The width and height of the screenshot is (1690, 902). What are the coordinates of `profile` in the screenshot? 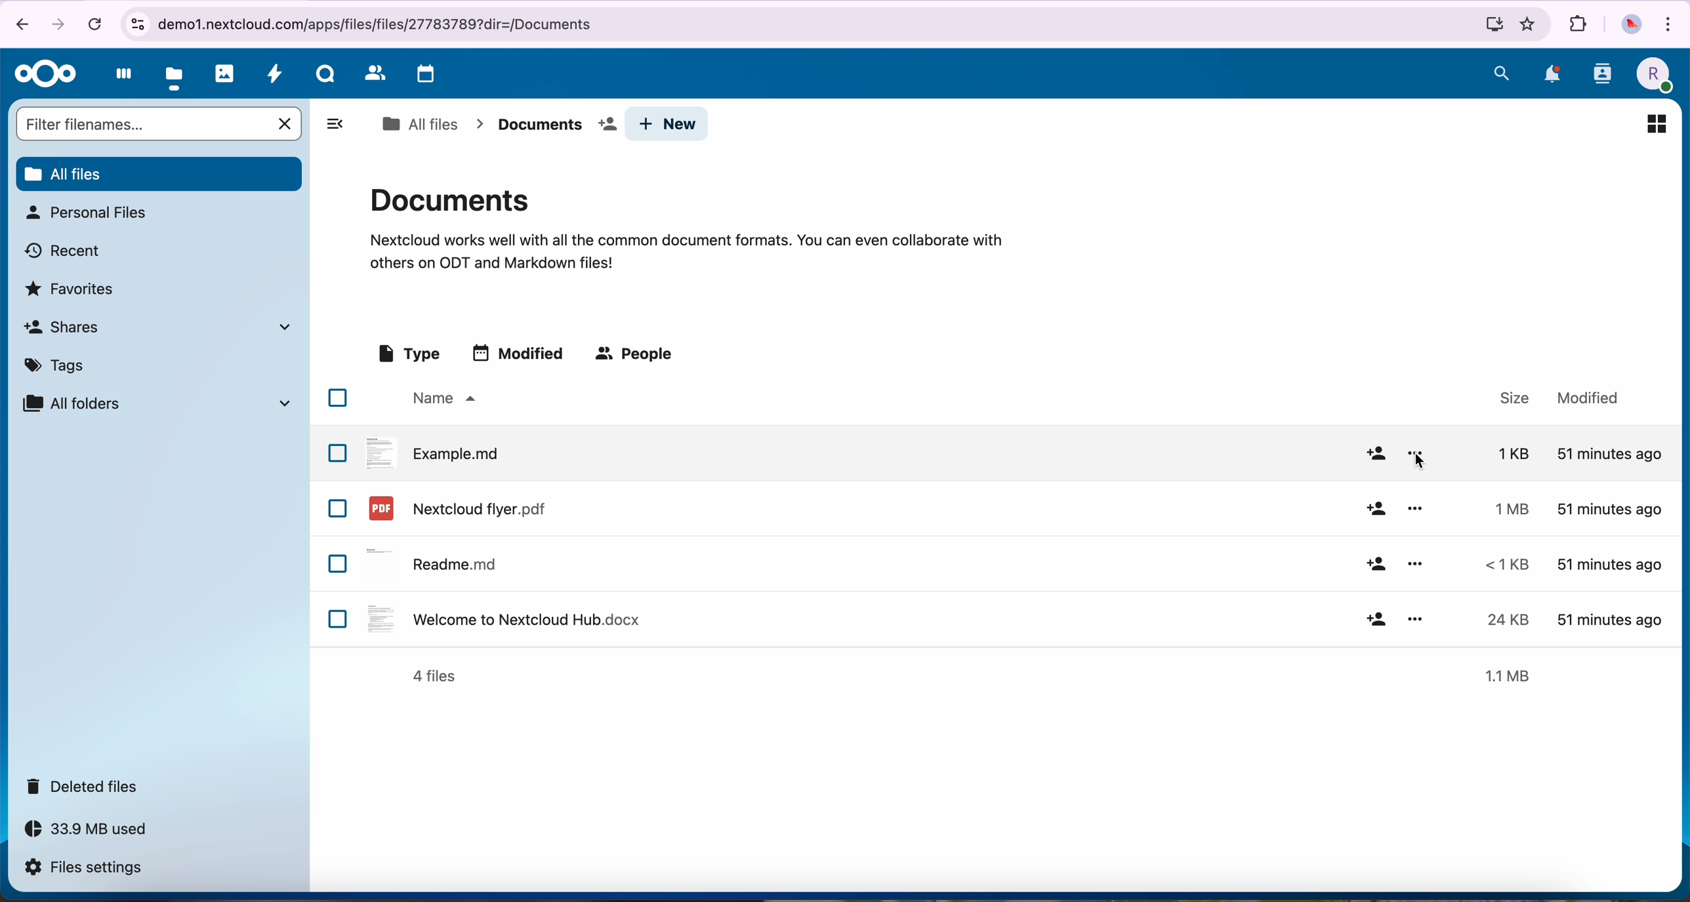 It's located at (1652, 75).